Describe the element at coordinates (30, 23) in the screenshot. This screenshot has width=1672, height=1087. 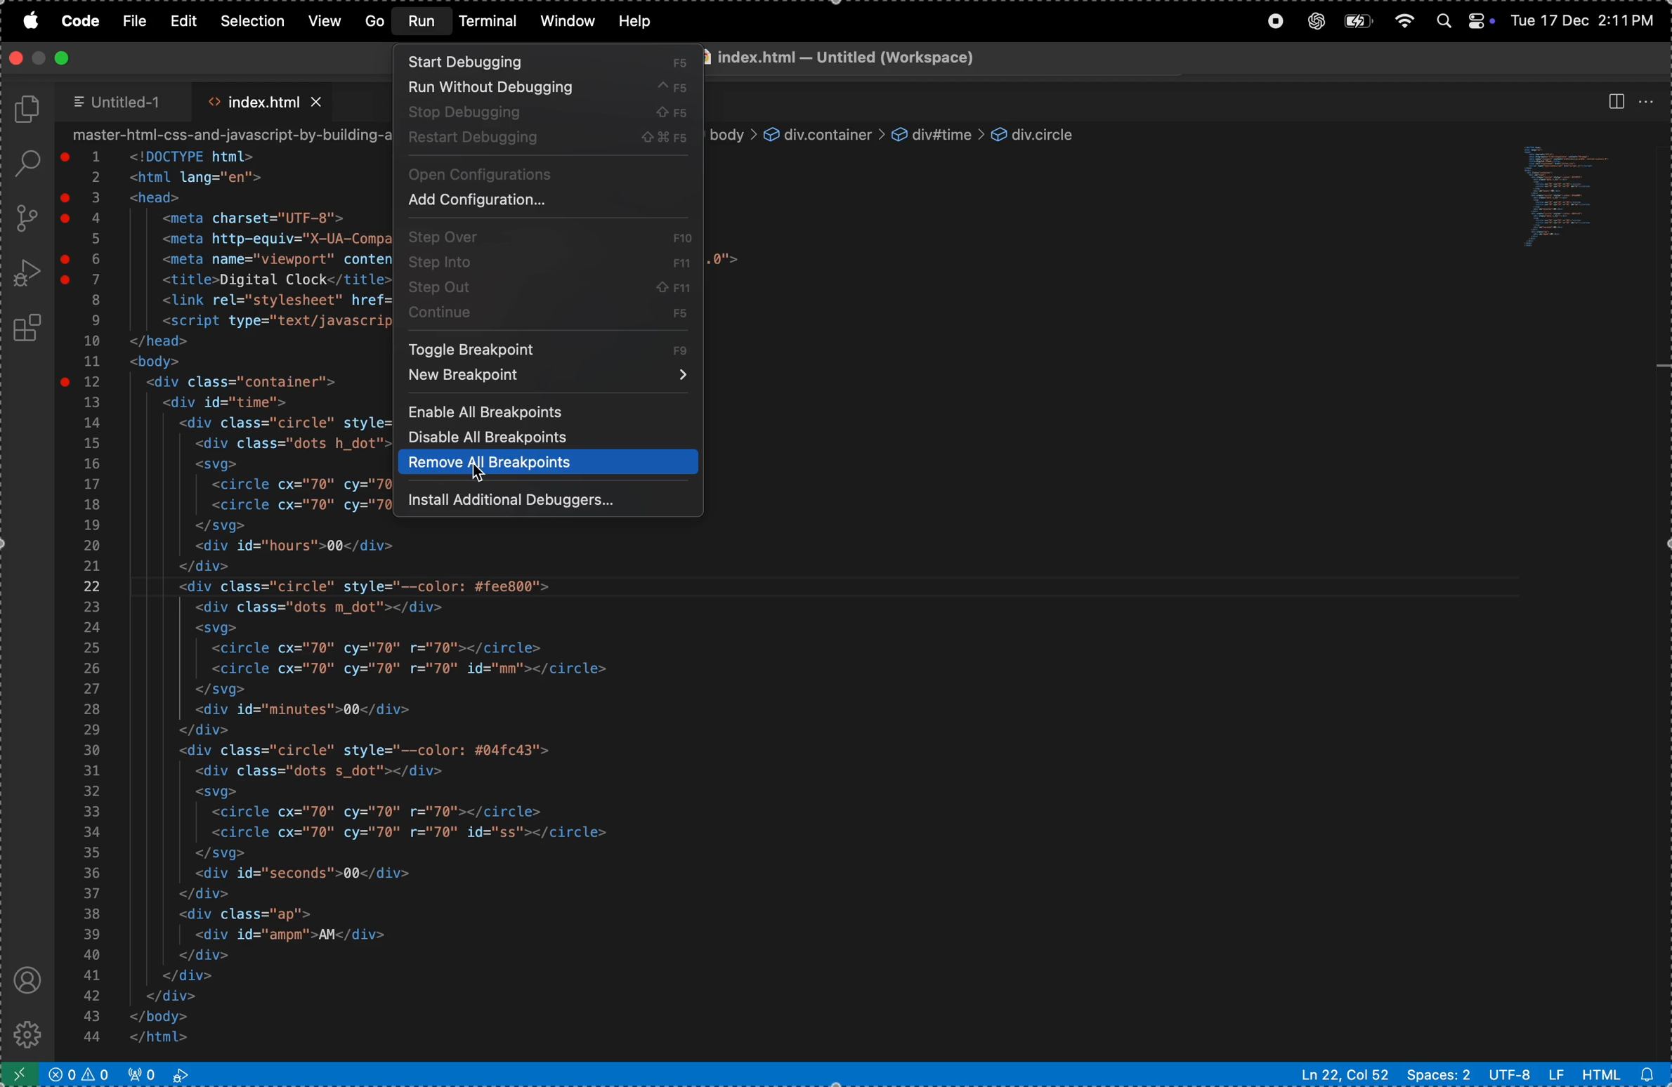
I see `apple menu` at that location.